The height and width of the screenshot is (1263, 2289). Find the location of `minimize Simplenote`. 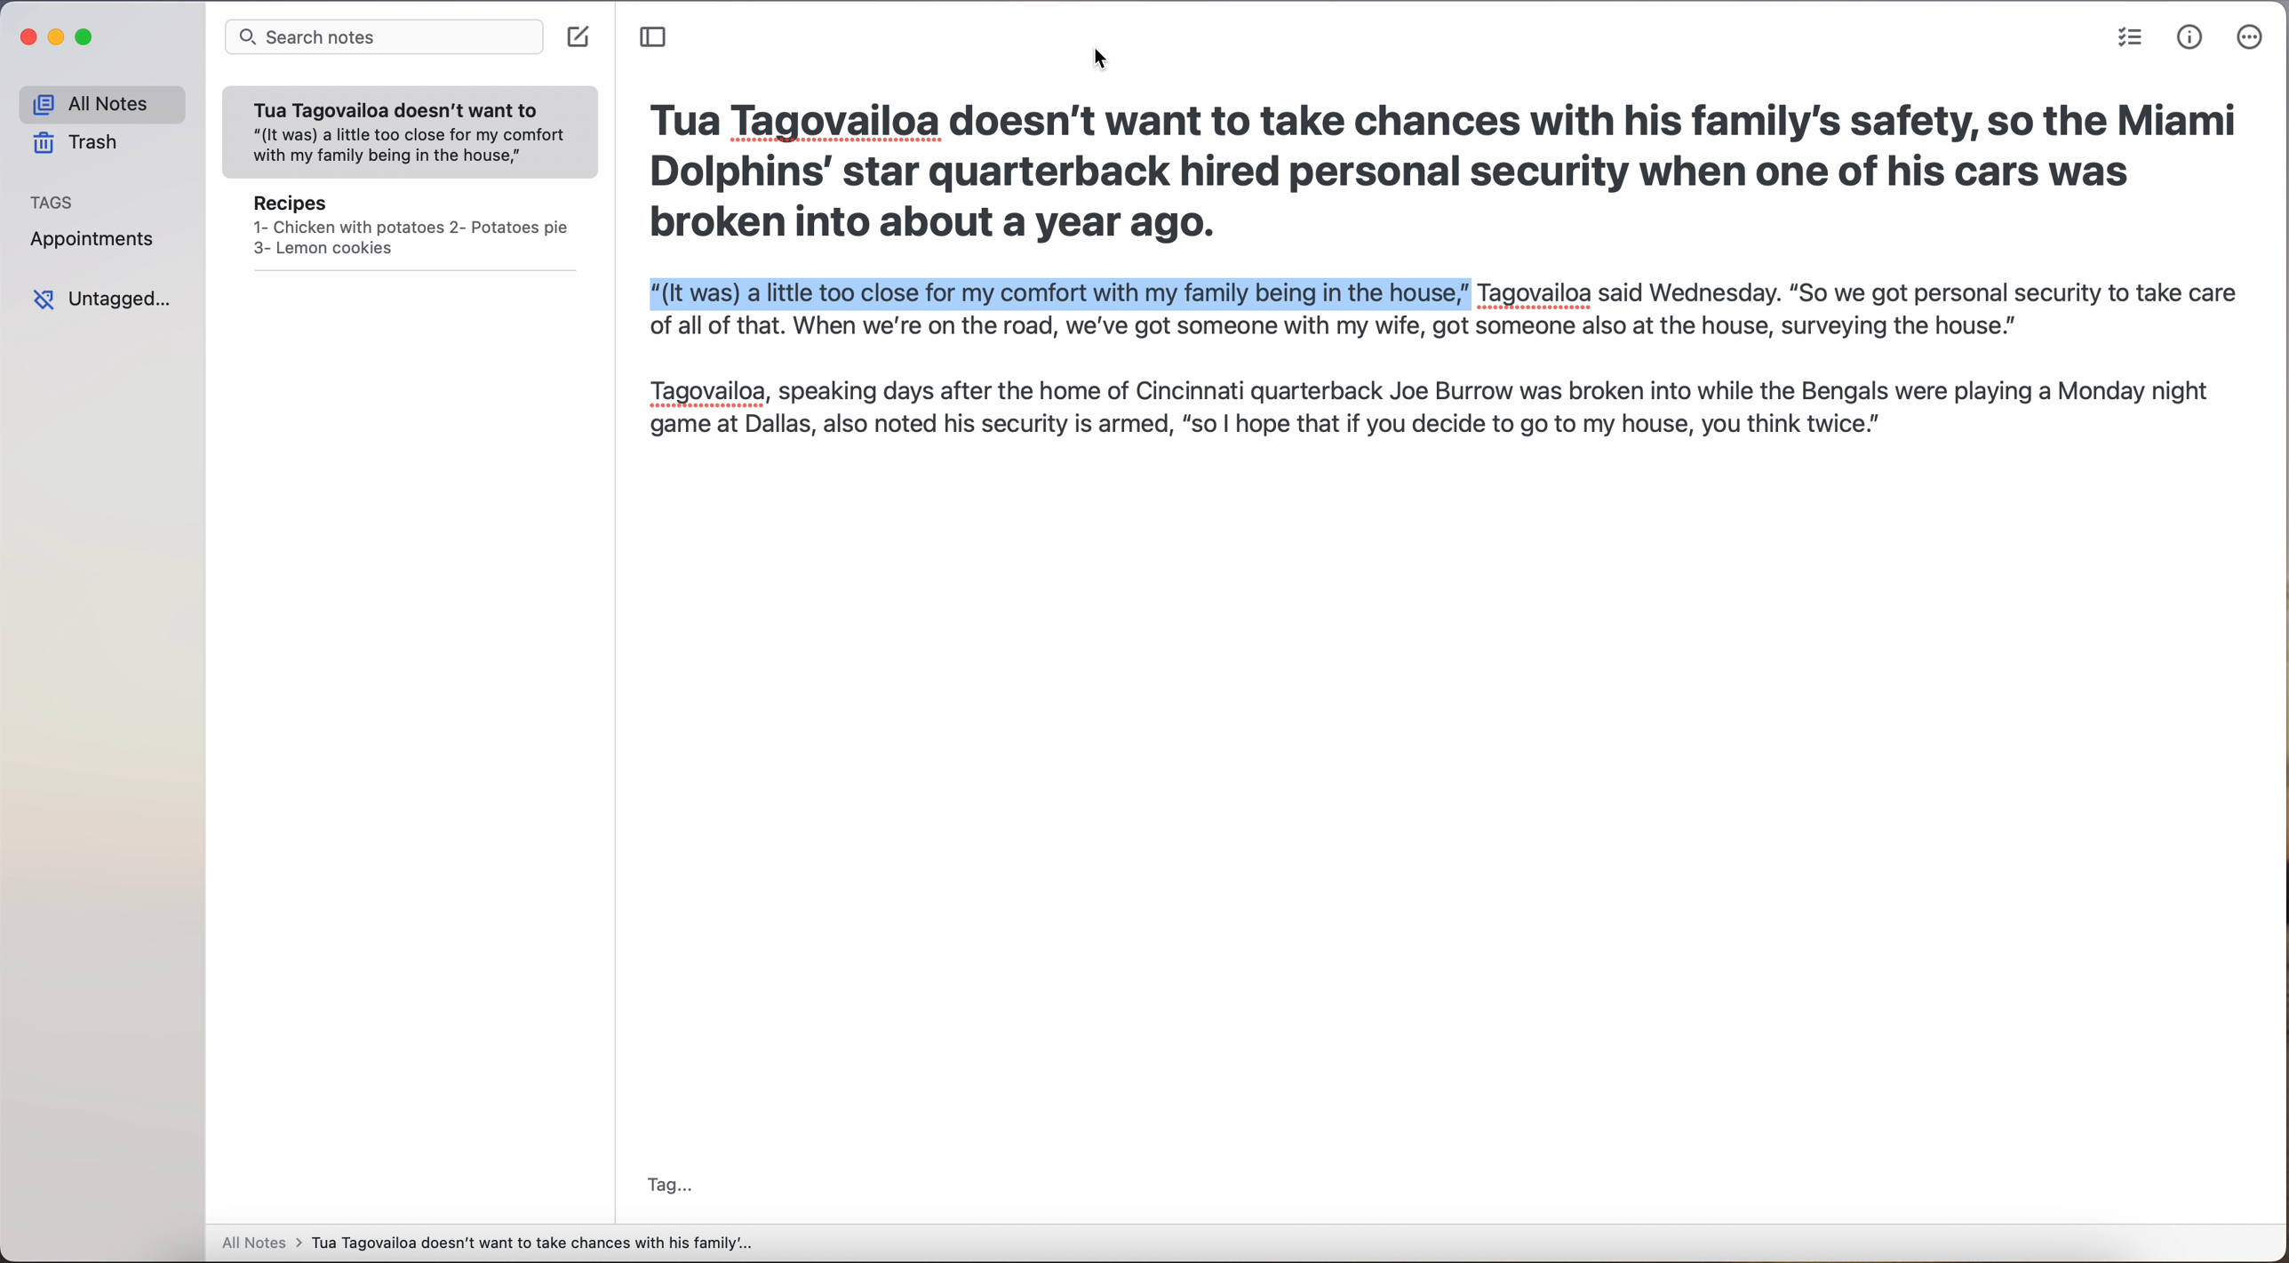

minimize Simplenote is located at coordinates (59, 37).